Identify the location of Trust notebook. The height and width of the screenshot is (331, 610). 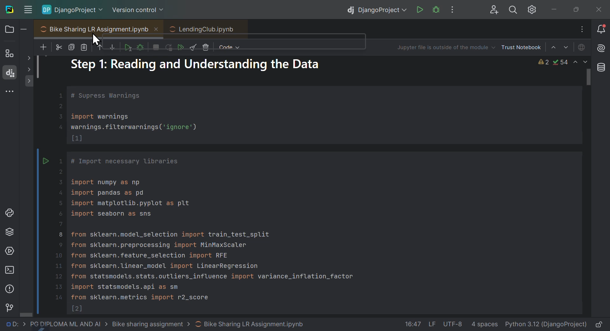
(521, 49).